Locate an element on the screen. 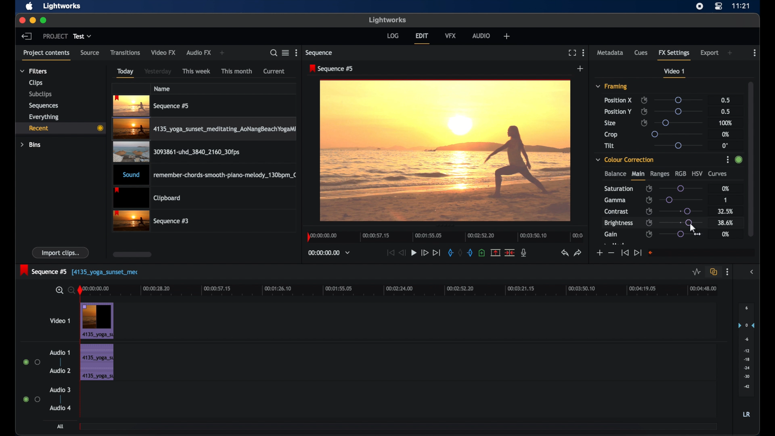 The image size is (775, 436). moreoptions is located at coordinates (584, 52).